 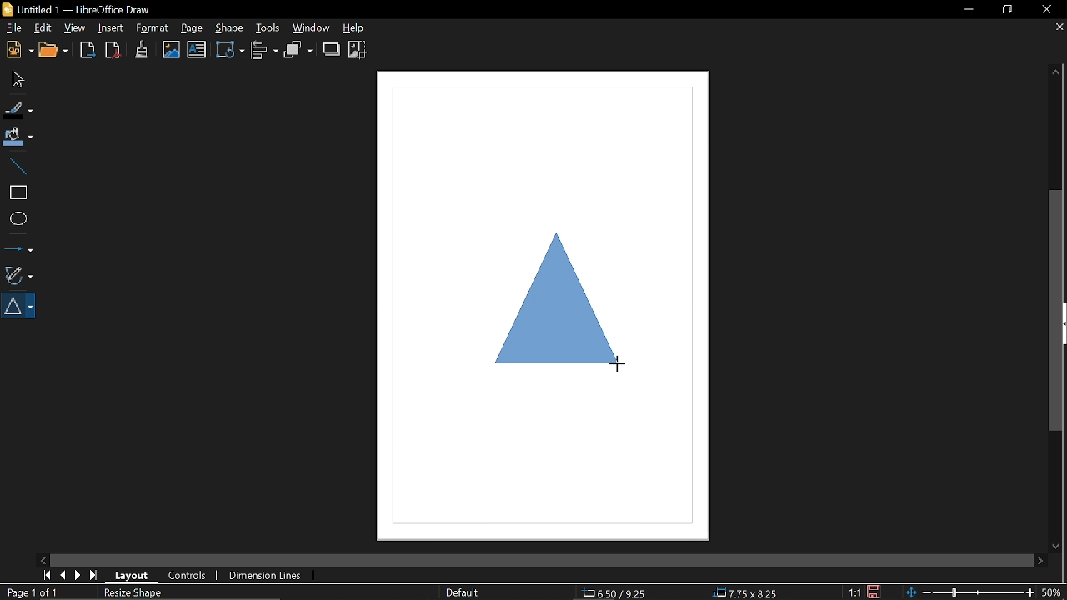 What do you see at coordinates (57, 52) in the screenshot?
I see `Open` at bounding box center [57, 52].